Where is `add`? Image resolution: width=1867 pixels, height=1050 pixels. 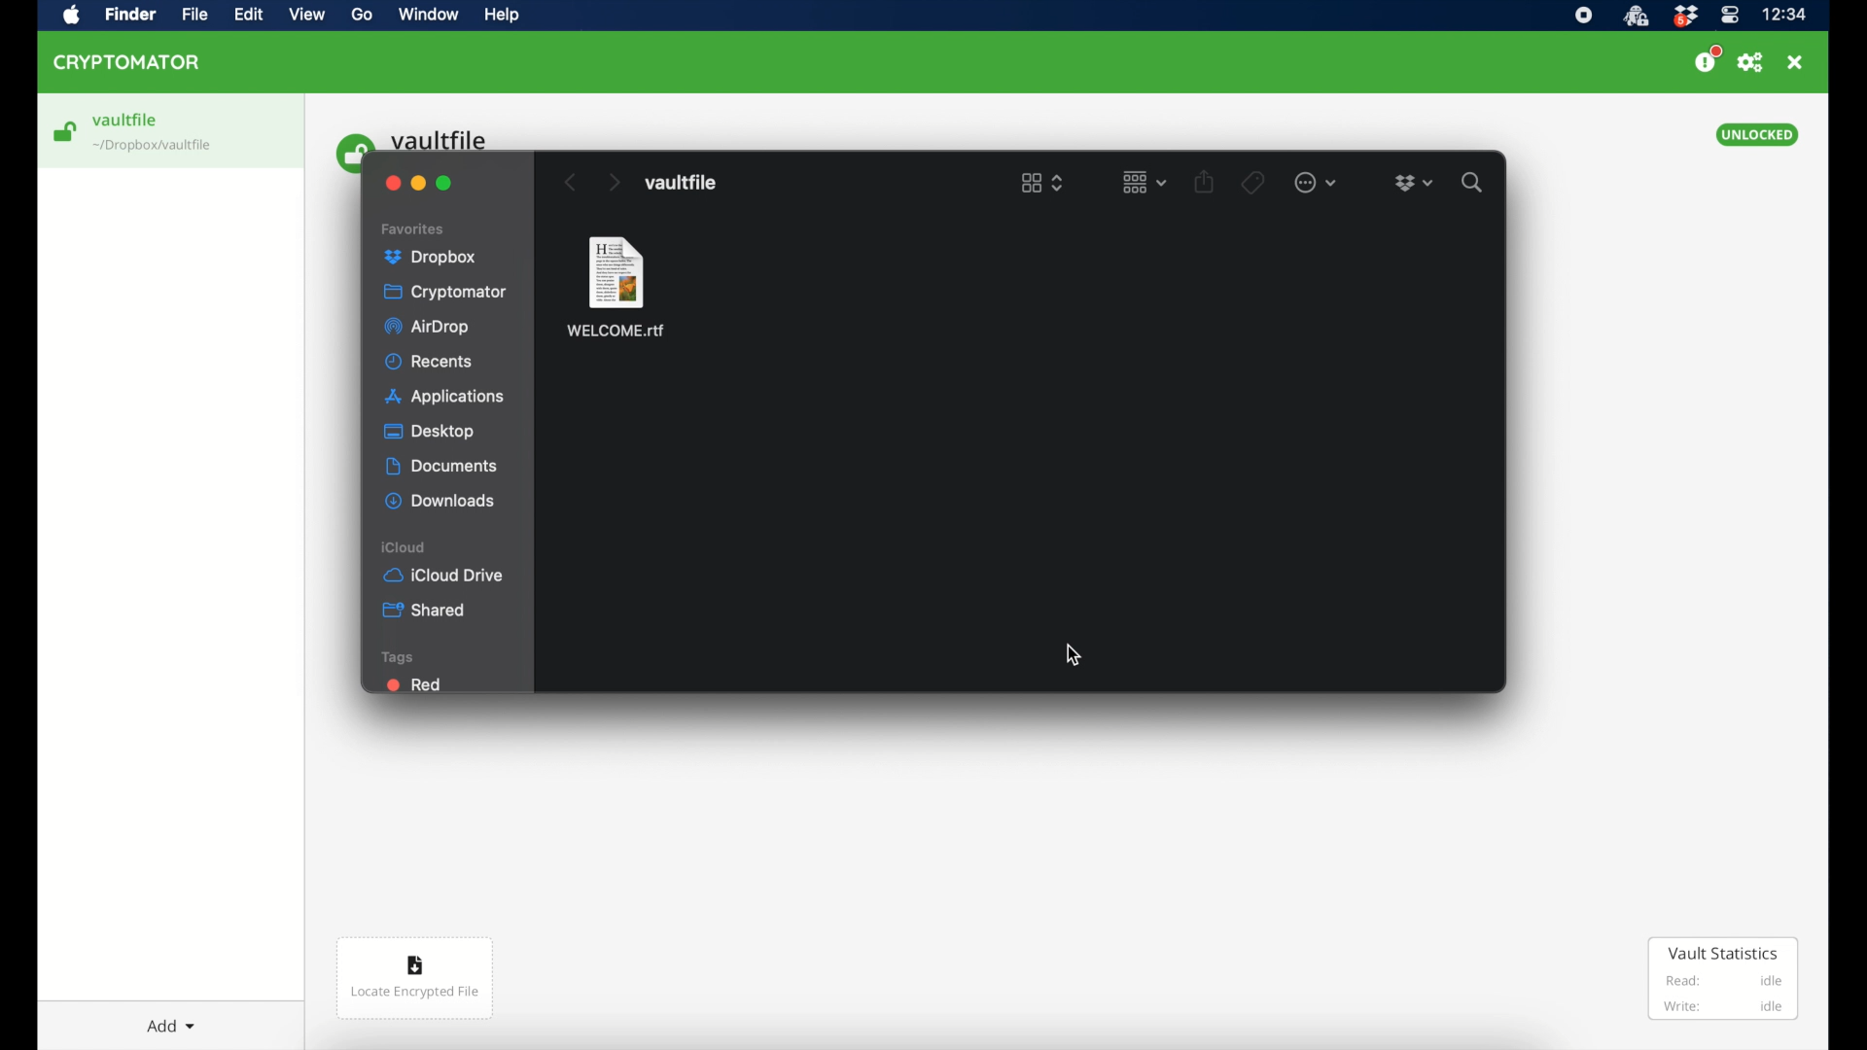 add is located at coordinates (169, 1023).